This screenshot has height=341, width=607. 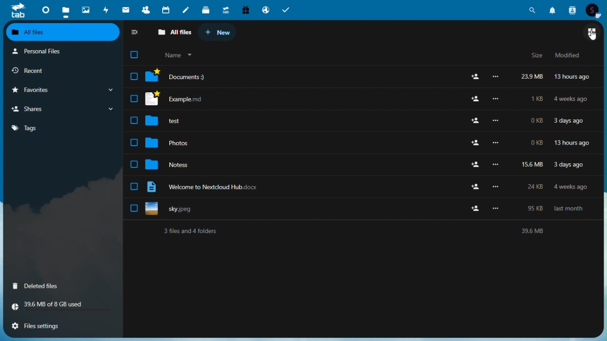 What do you see at coordinates (85, 8) in the screenshot?
I see `photos` at bounding box center [85, 8].